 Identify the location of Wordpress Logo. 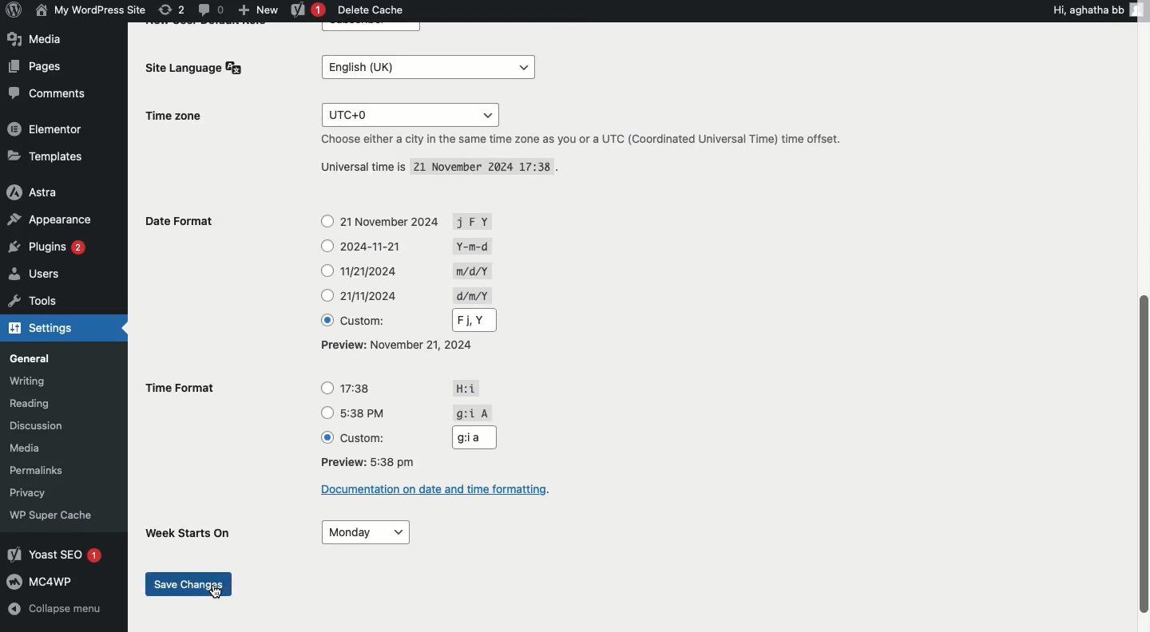
(12, 11).